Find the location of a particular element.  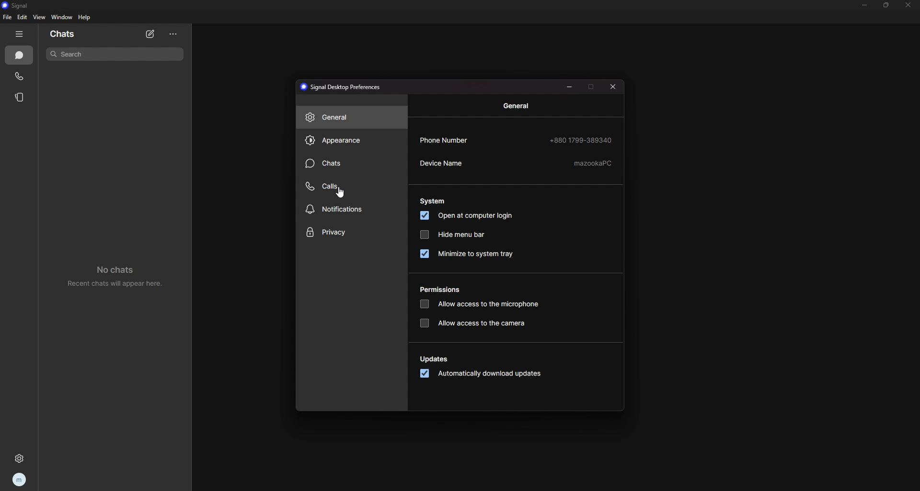

close is located at coordinates (909, 5).